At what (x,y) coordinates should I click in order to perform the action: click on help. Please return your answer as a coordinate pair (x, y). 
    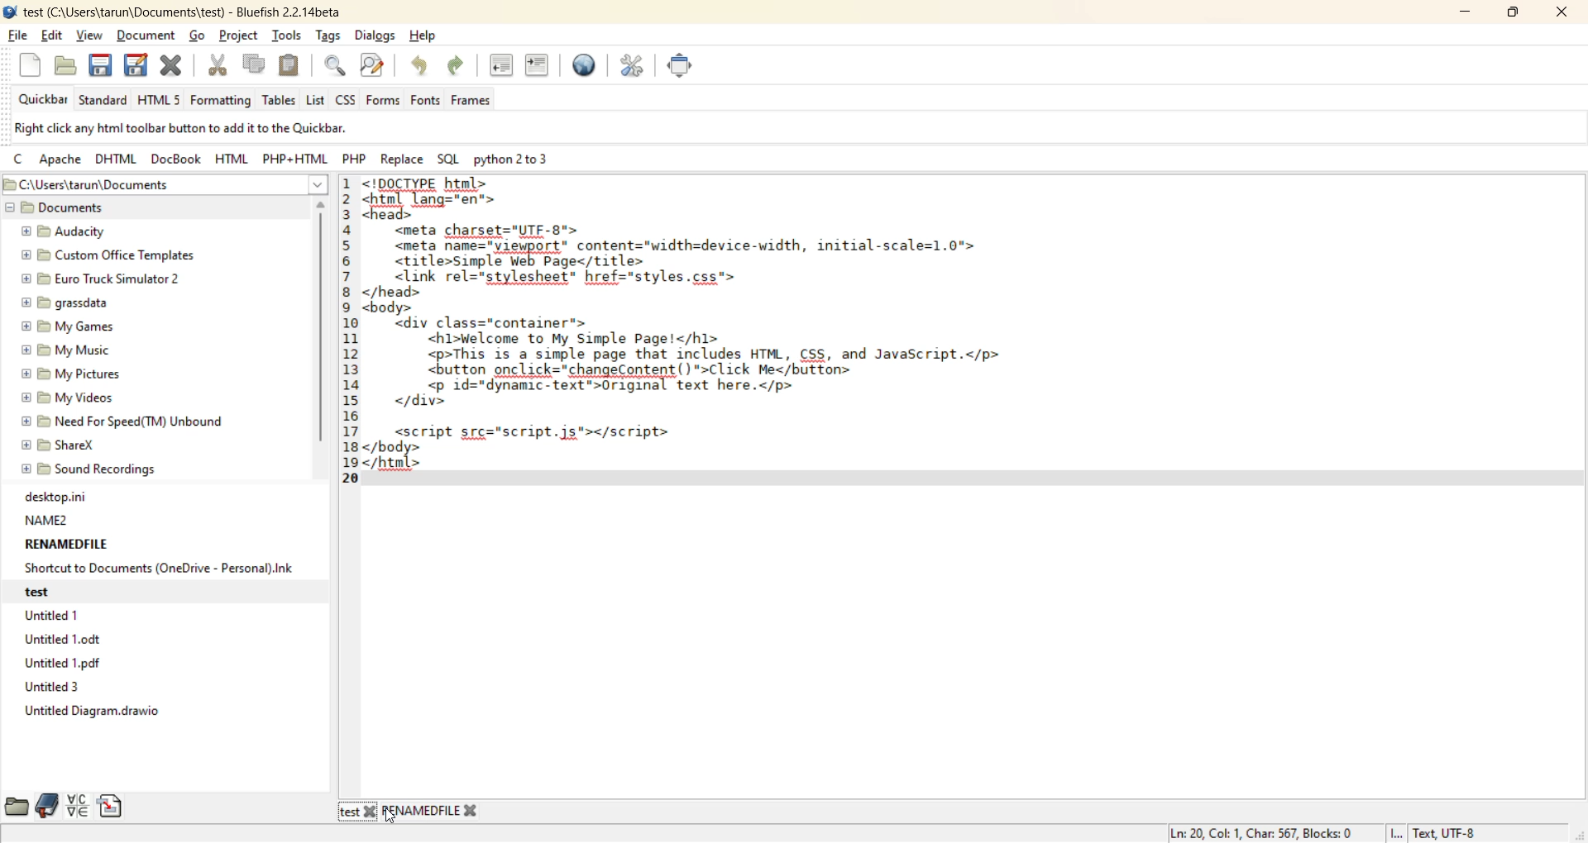
    Looking at the image, I should click on (427, 39).